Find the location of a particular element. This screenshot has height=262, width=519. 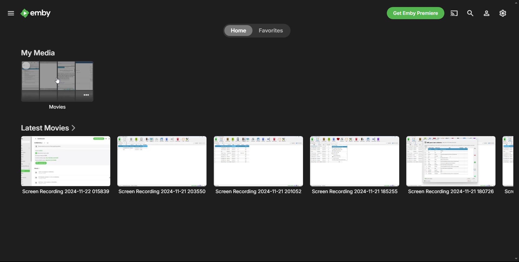

Screen Recording 2024-11-21 201052 is located at coordinates (259, 165).